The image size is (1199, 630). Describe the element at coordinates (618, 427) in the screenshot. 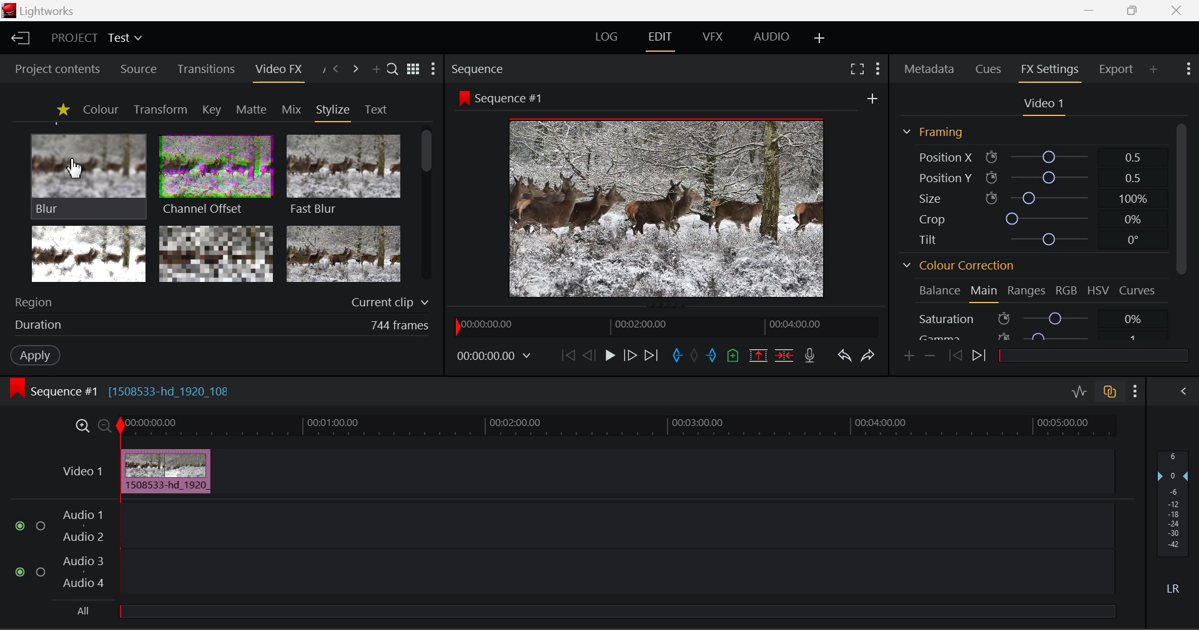

I see `Project Timeline` at that location.